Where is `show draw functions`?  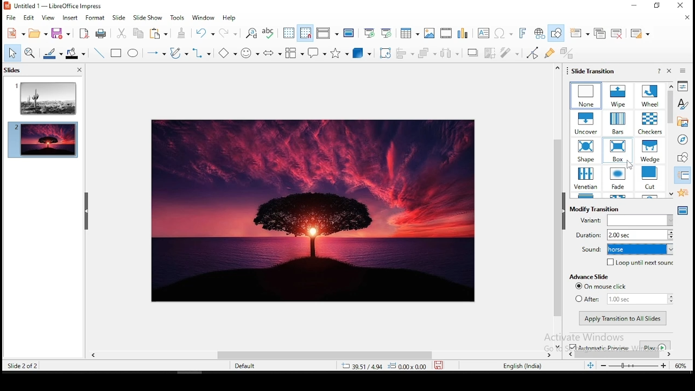 show draw functions is located at coordinates (555, 34).